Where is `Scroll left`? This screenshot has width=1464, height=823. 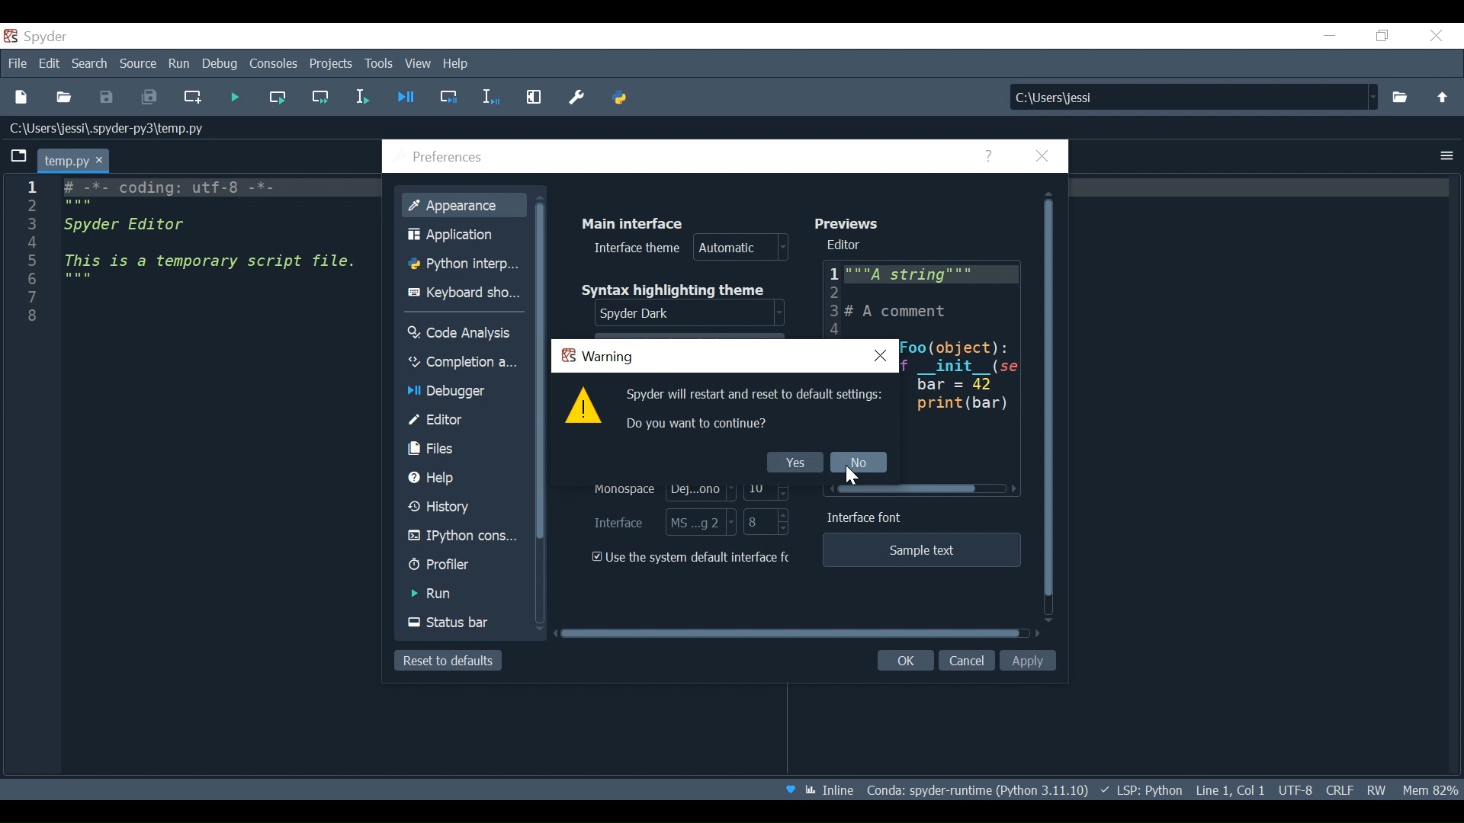
Scroll left is located at coordinates (1015, 490).